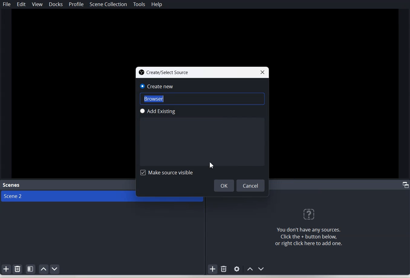 The image size is (410, 278). What do you see at coordinates (37, 4) in the screenshot?
I see `View` at bounding box center [37, 4].